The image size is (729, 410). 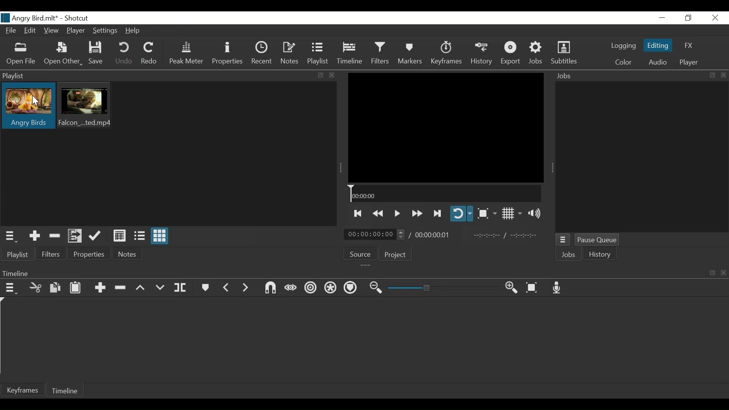 I want to click on Filters, so click(x=52, y=255).